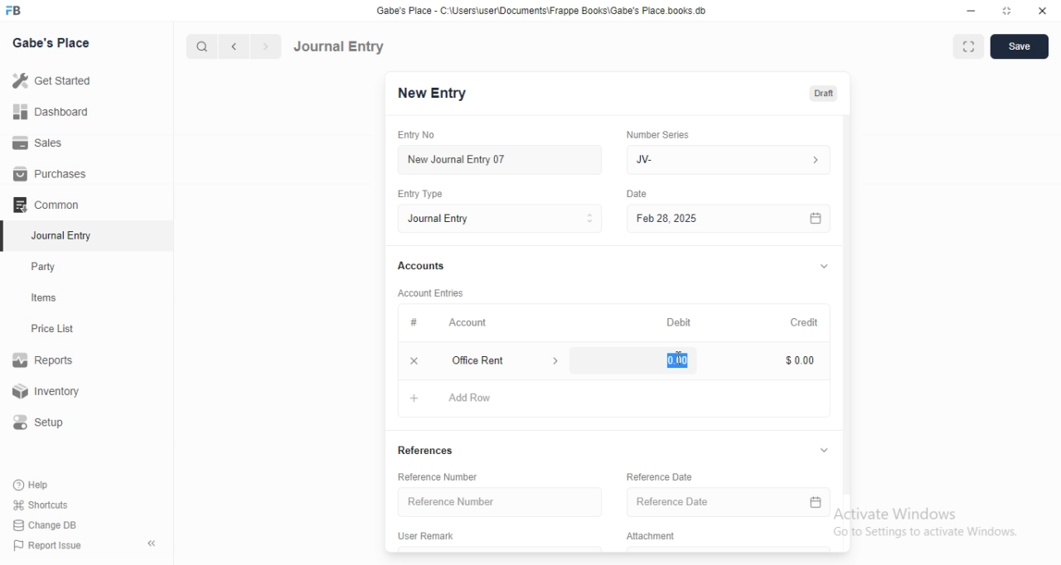  What do you see at coordinates (49, 393) in the screenshot?
I see `Inventory` at bounding box center [49, 393].